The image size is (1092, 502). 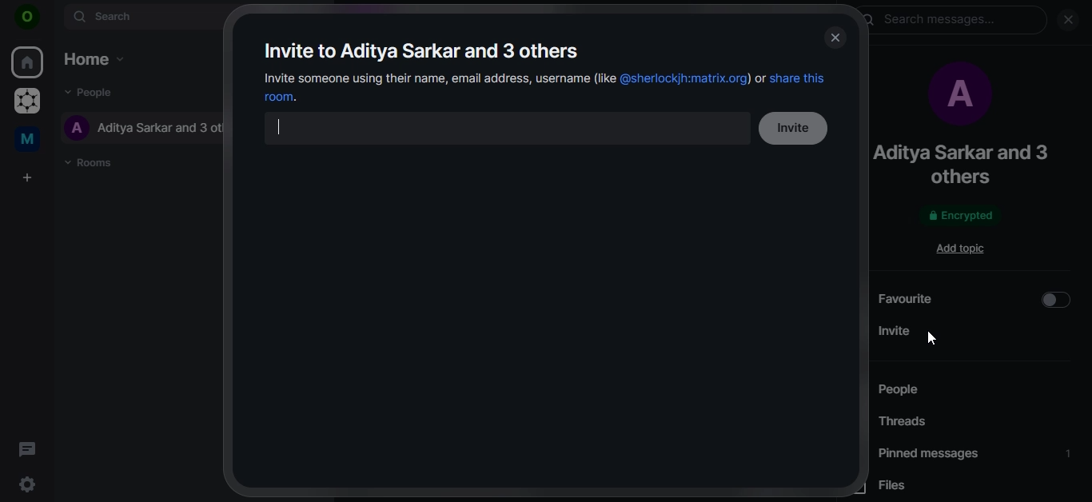 What do you see at coordinates (92, 161) in the screenshot?
I see `rooms` at bounding box center [92, 161].